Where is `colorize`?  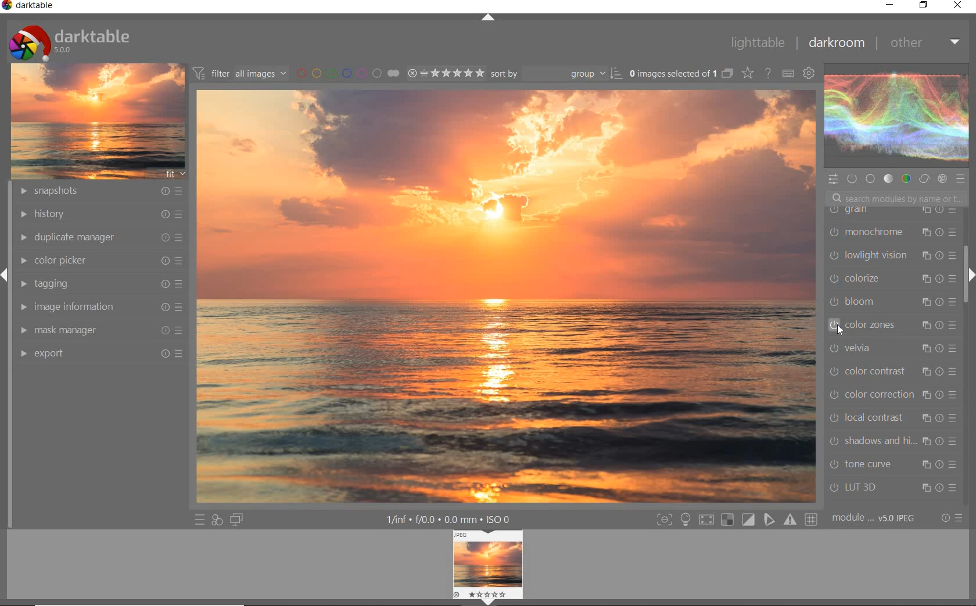 colorize is located at coordinates (892, 280).